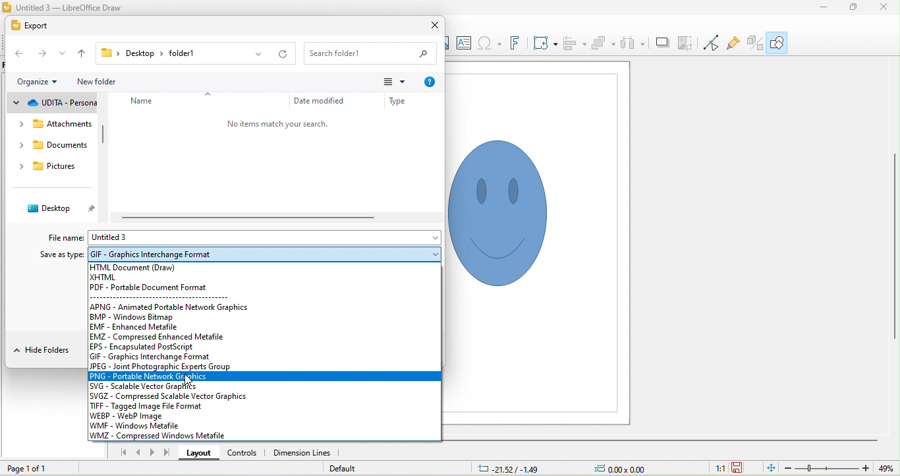 This screenshot has width=900, height=476. What do you see at coordinates (209, 93) in the screenshot?
I see `drop down` at bounding box center [209, 93].